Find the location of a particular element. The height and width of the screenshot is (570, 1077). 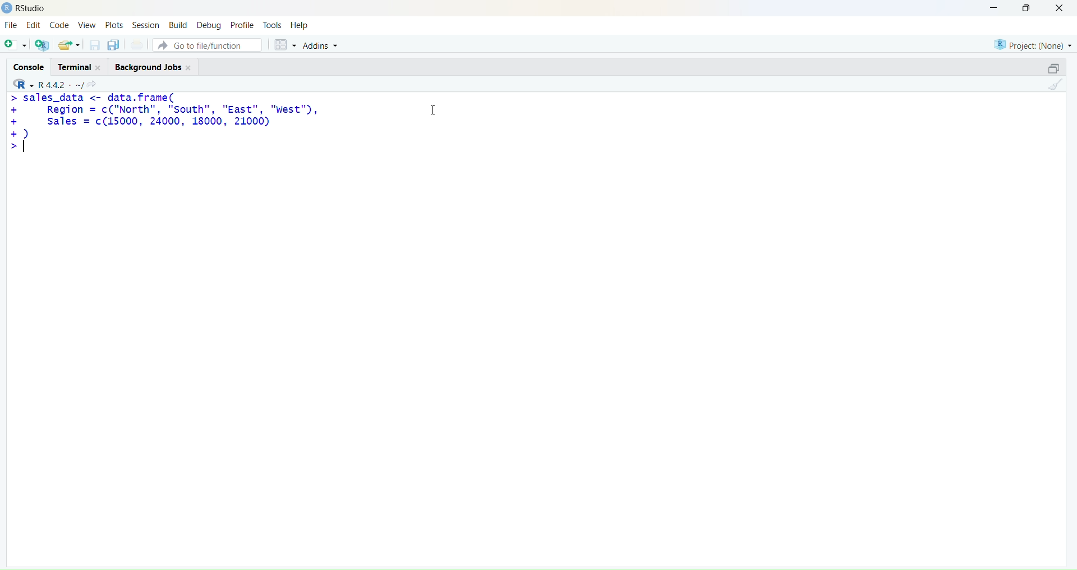

save as is located at coordinates (113, 45).